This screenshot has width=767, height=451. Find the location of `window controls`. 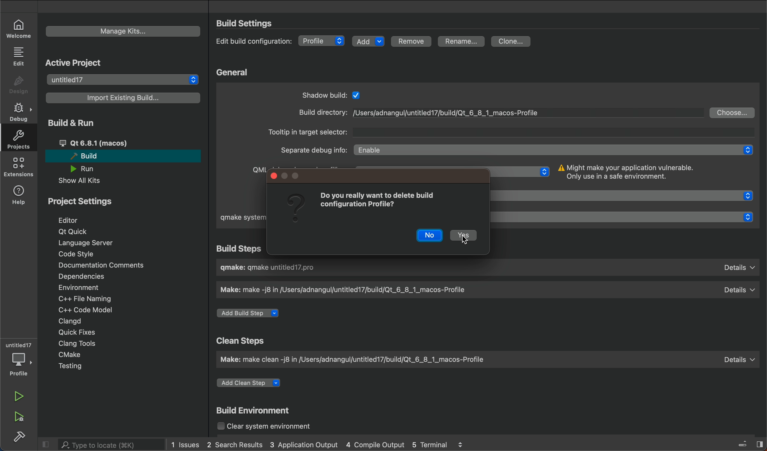

window controls is located at coordinates (292, 176).